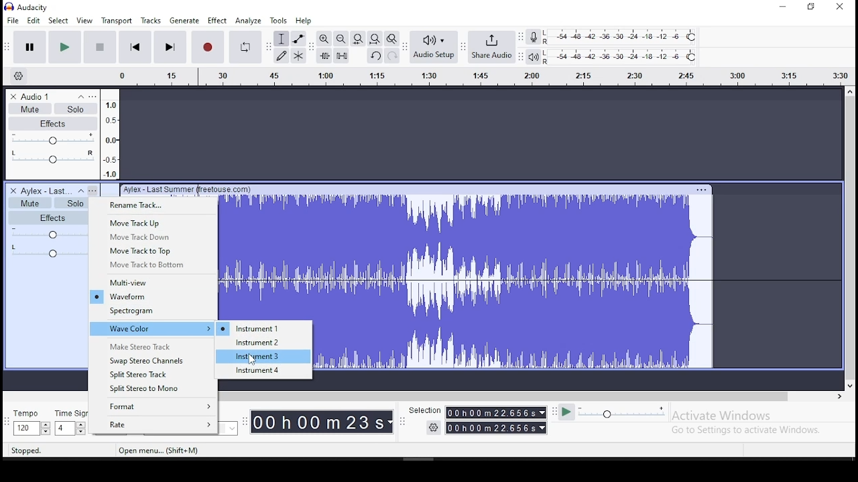 The image size is (858, 482). I want to click on close window, so click(842, 6).